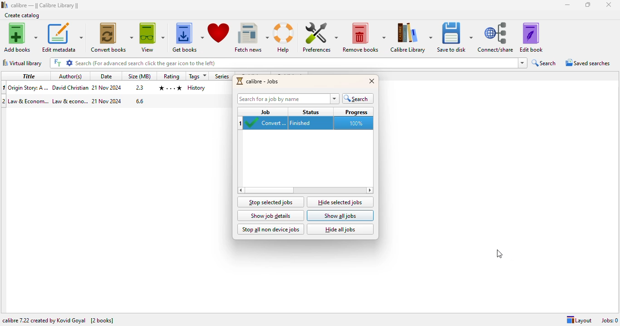 The image size is (620, 326). I want to click on maximize, so click(588, 4).